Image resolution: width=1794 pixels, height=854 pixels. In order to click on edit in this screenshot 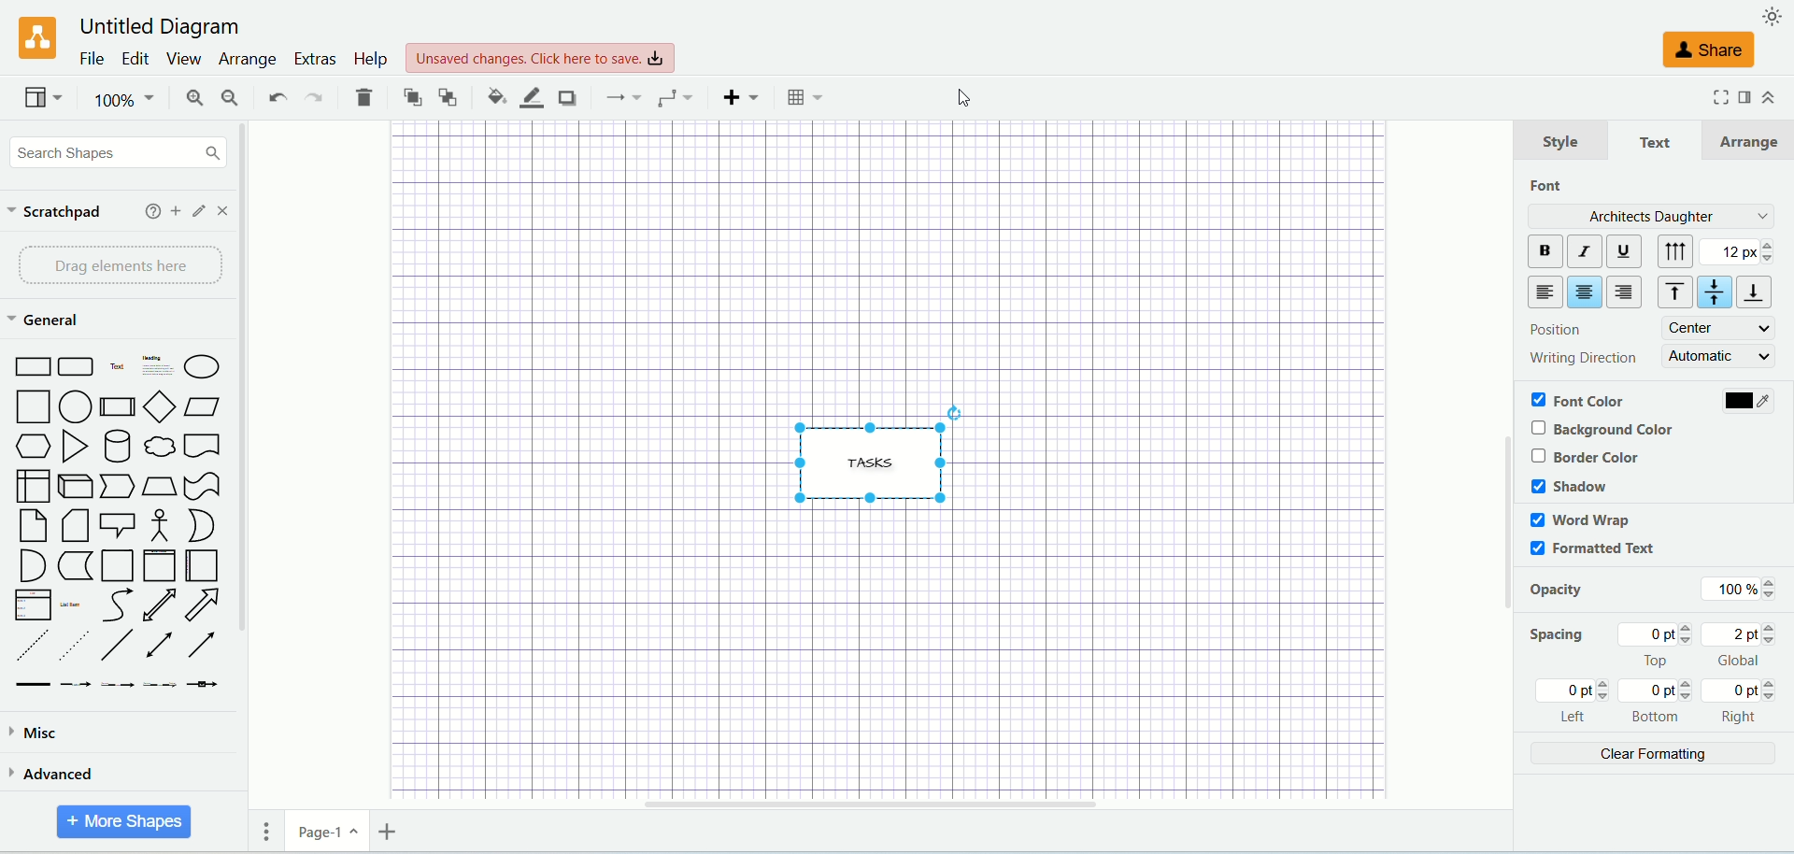, I will do `click(201, 211)`.